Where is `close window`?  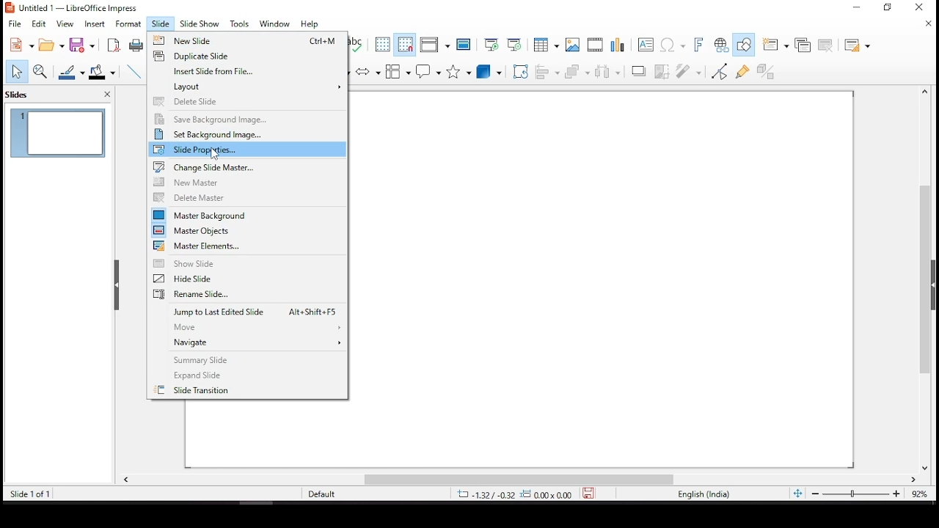
close window is located at coordinates (923, 8).